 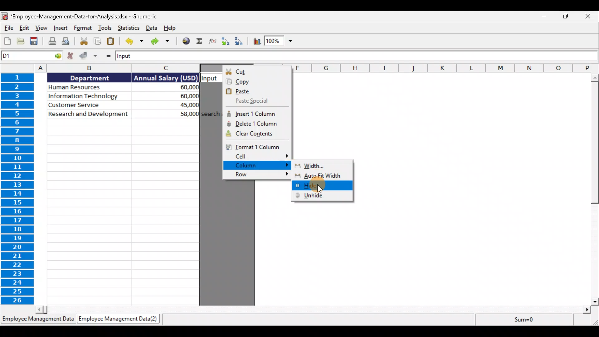 What do you see at coordinates (315, 309) in the screenshot?
I see `Scroll bar` at bounding box center [315, 309].